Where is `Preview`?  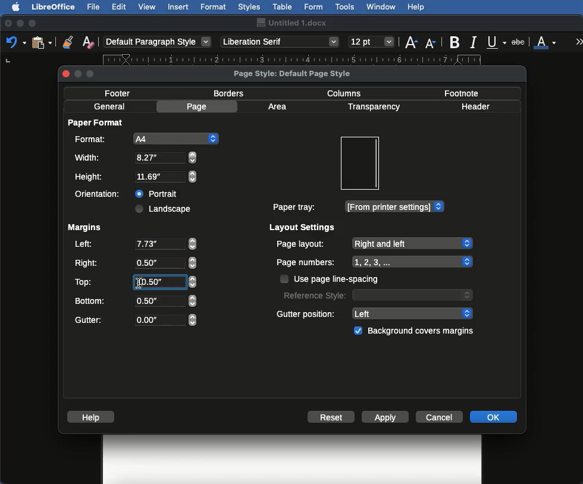
Preview is located at coordinates (359, 164).